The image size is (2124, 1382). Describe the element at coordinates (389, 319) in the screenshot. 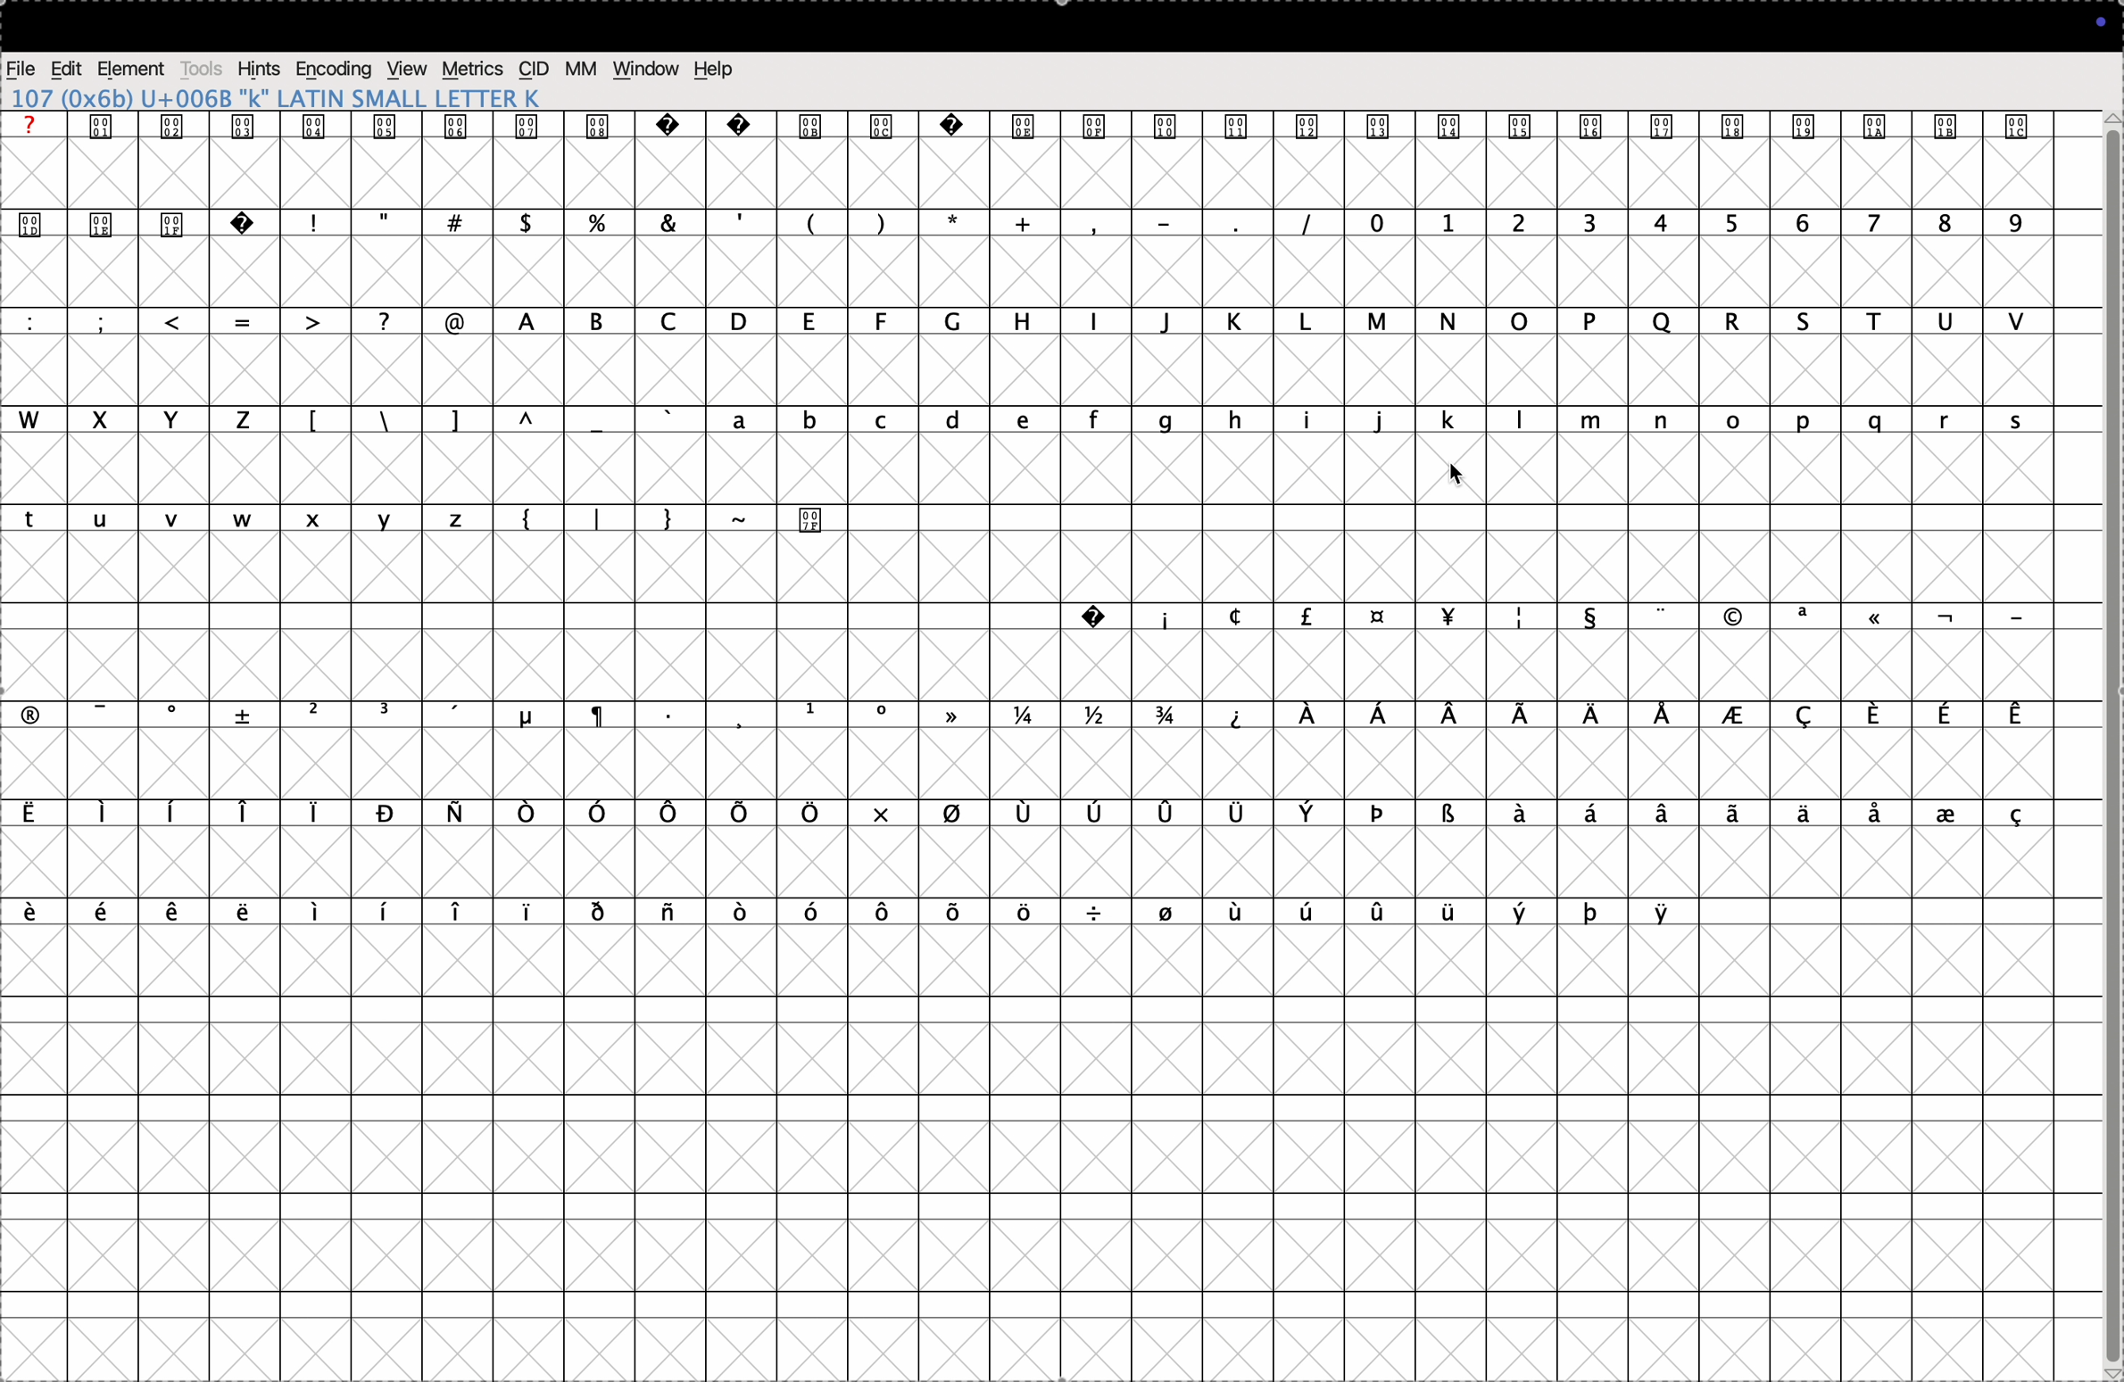

I see `/` at that location.